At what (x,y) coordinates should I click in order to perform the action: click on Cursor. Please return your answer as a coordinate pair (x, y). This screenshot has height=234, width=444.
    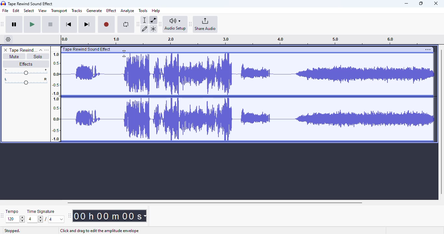
    Looking at the image, I should click on (124, 54).